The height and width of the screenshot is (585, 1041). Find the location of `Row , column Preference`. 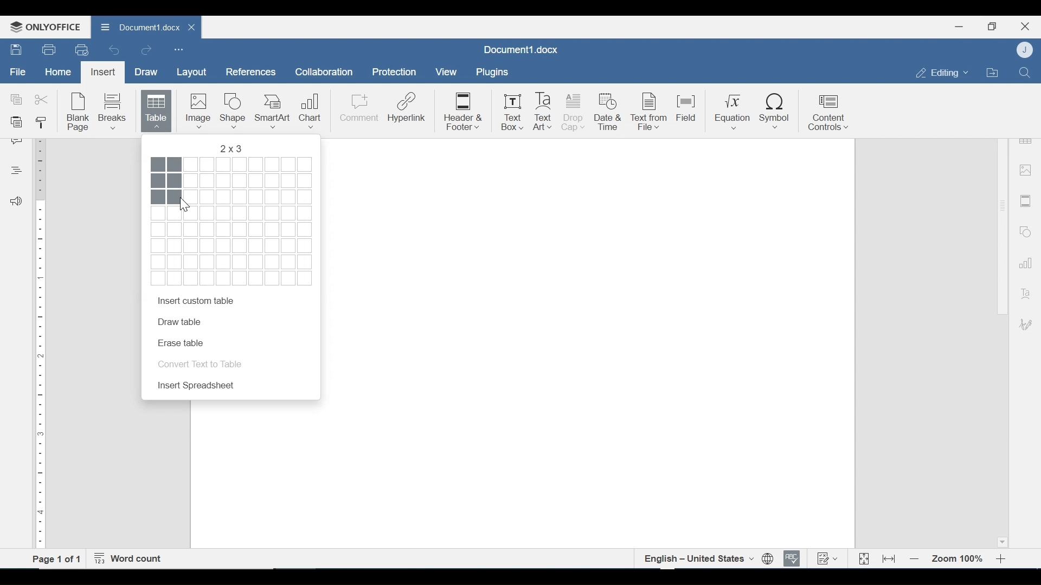

Row , column Preference is located at coordinates (233, 148).